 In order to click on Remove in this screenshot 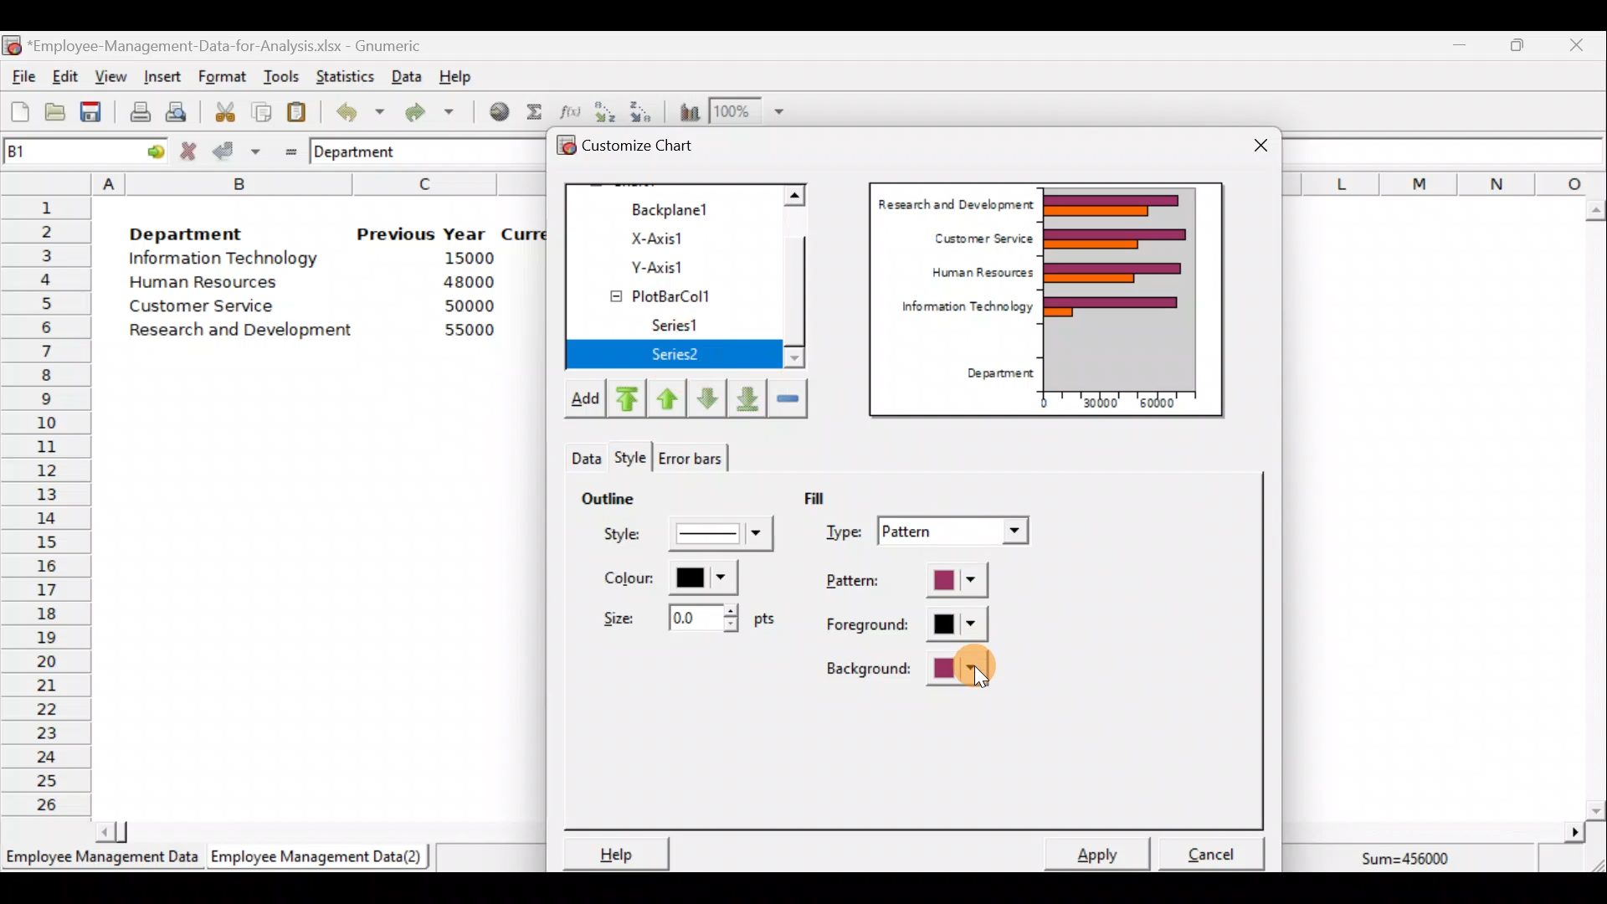, I will do `click(788, 397)`.